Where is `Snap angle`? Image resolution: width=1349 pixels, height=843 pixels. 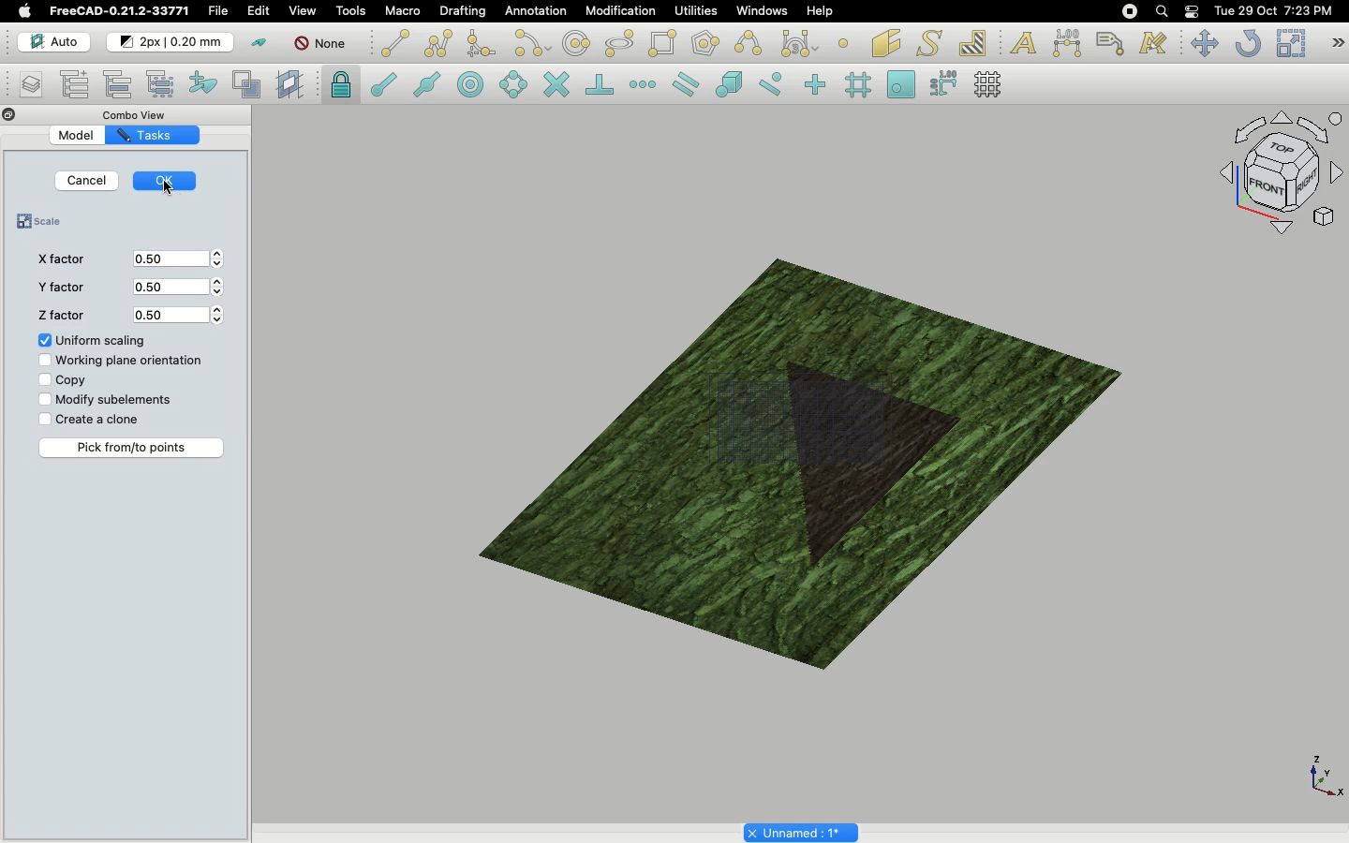
Snap angle is located at coordinates (509, 83).